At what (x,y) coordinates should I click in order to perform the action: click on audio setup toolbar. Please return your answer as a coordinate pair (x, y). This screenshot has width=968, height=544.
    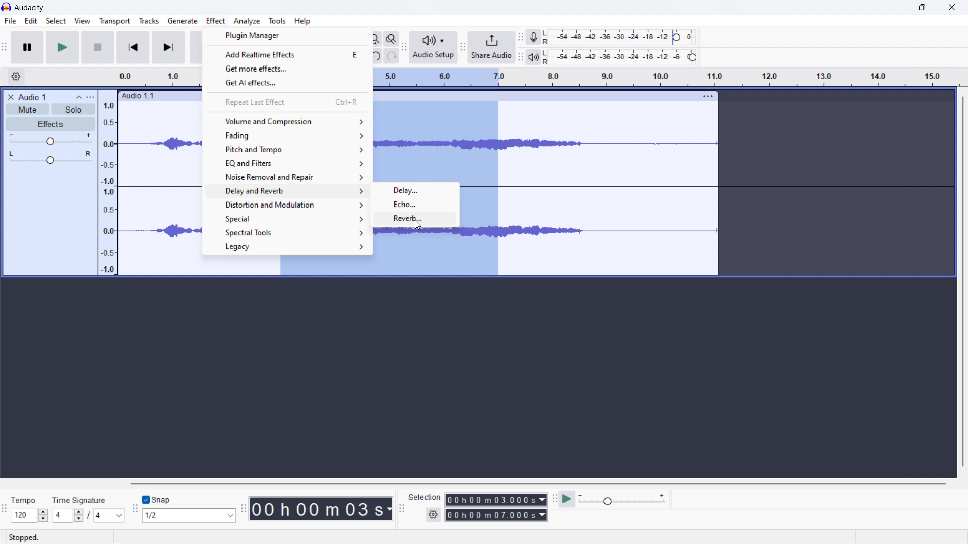
    Looking at the image, I should click on (404, 47).